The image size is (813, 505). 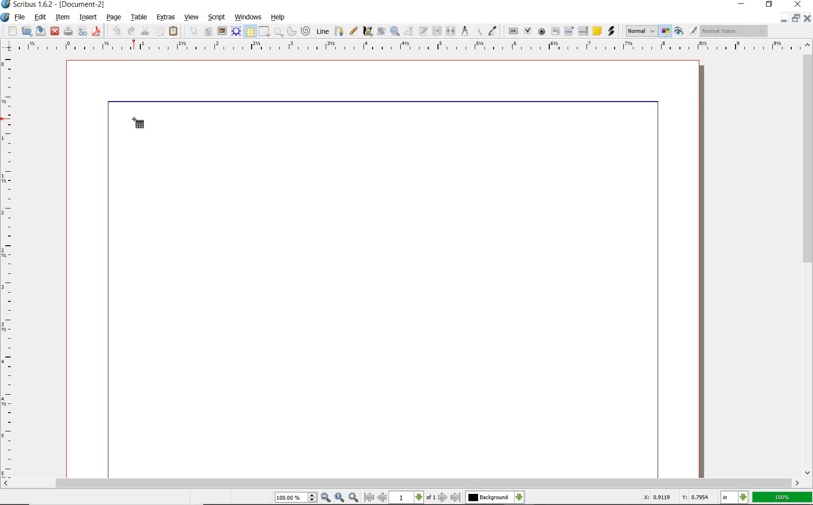 What do you see at coordinates (407, 32) in the screenshot?
I see `edit contents of frame` at bounding box center [407, 32].